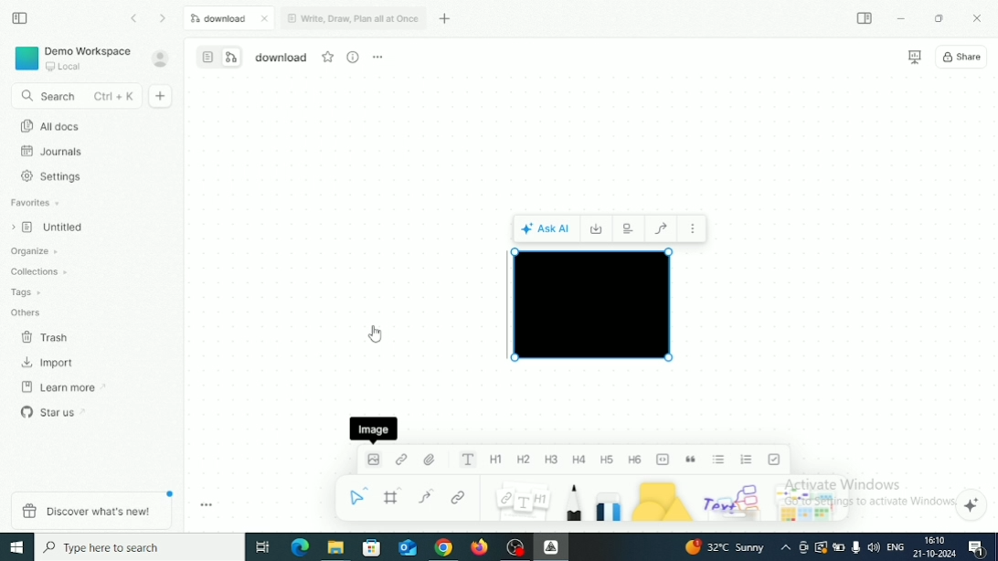 This screenshot has height=561, width=998. Describe the element at coordinates (298, 548) in the screenshot. I see `Microsoft Edge` at that location.